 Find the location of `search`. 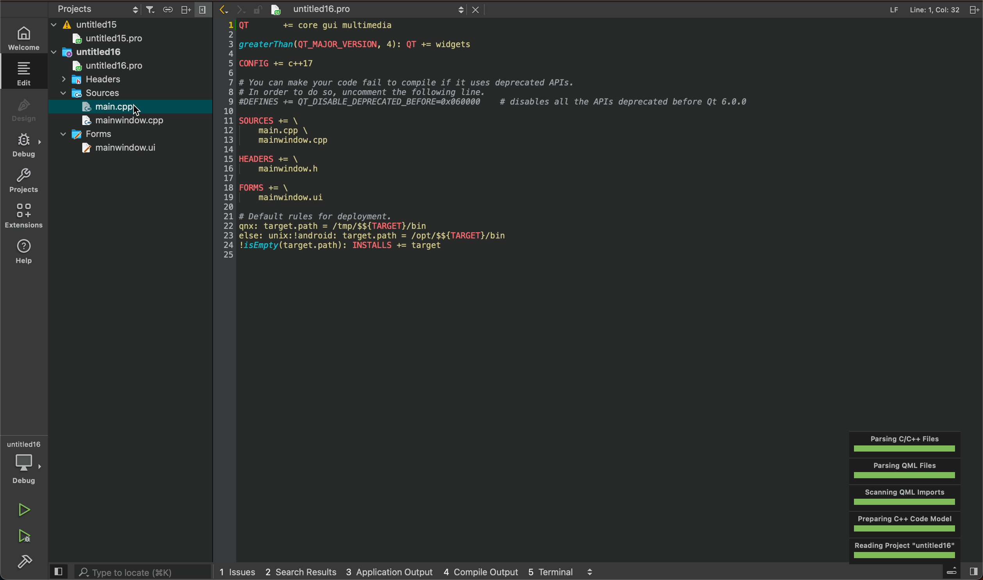

search is located at coordinates (128, 572).